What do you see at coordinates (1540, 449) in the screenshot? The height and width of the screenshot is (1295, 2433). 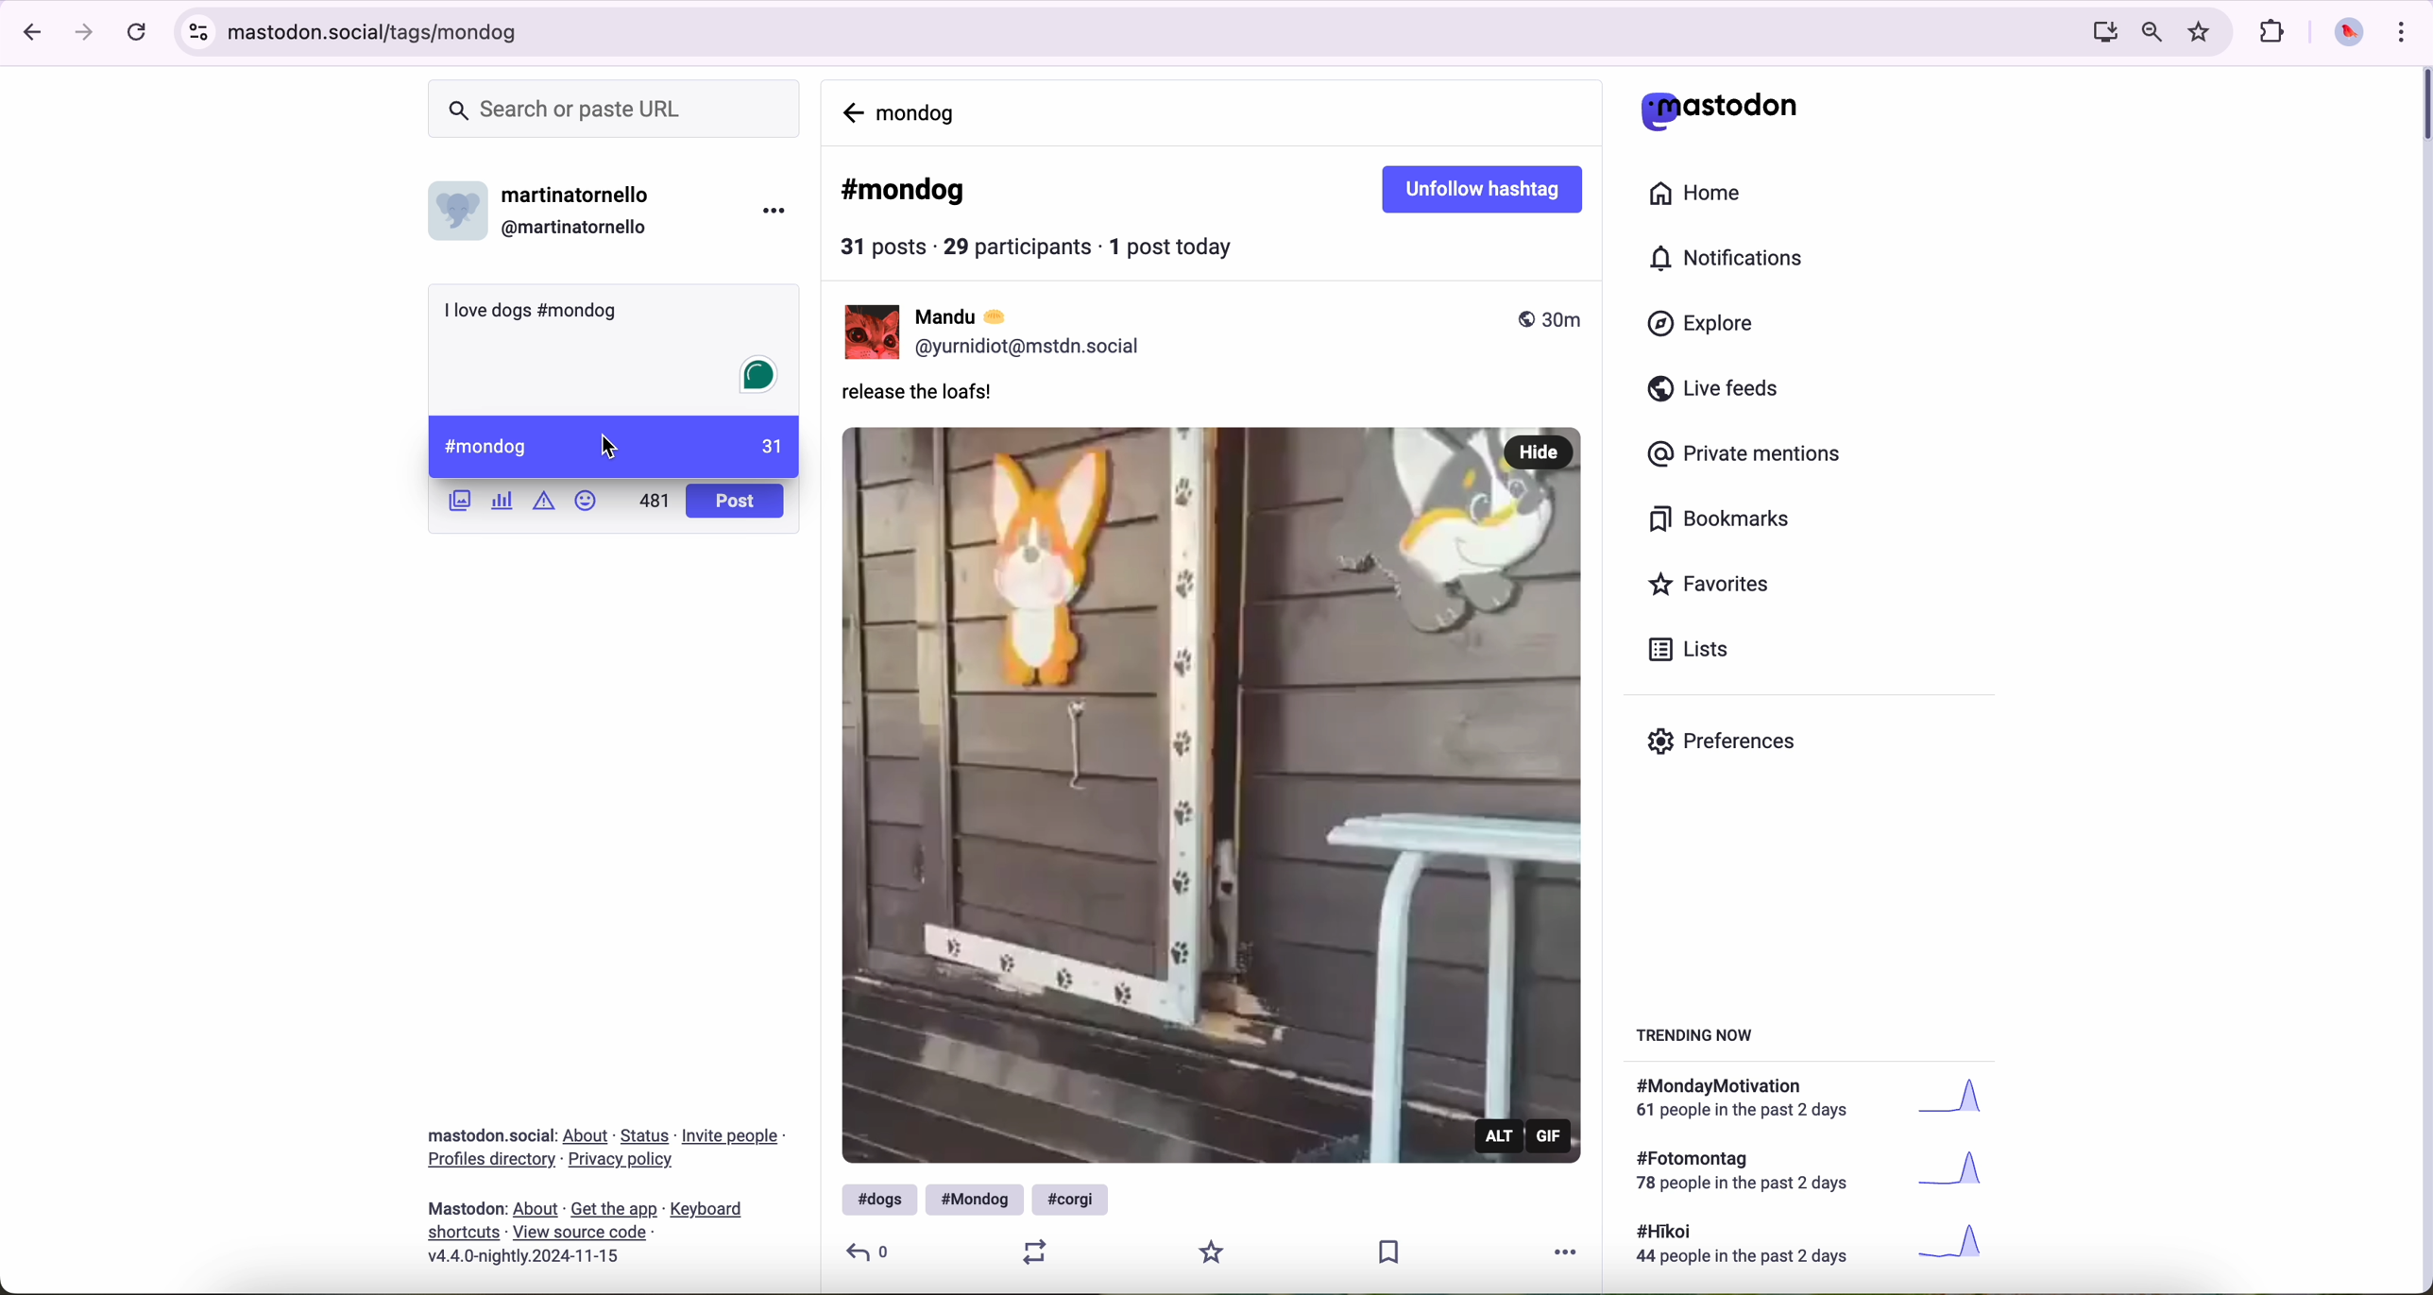 I see `hide` at bounding box center [1540, 449].